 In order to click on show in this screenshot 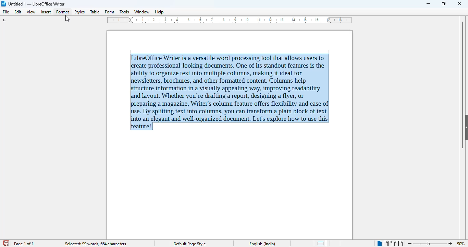, I will do `click(465, 127)`.